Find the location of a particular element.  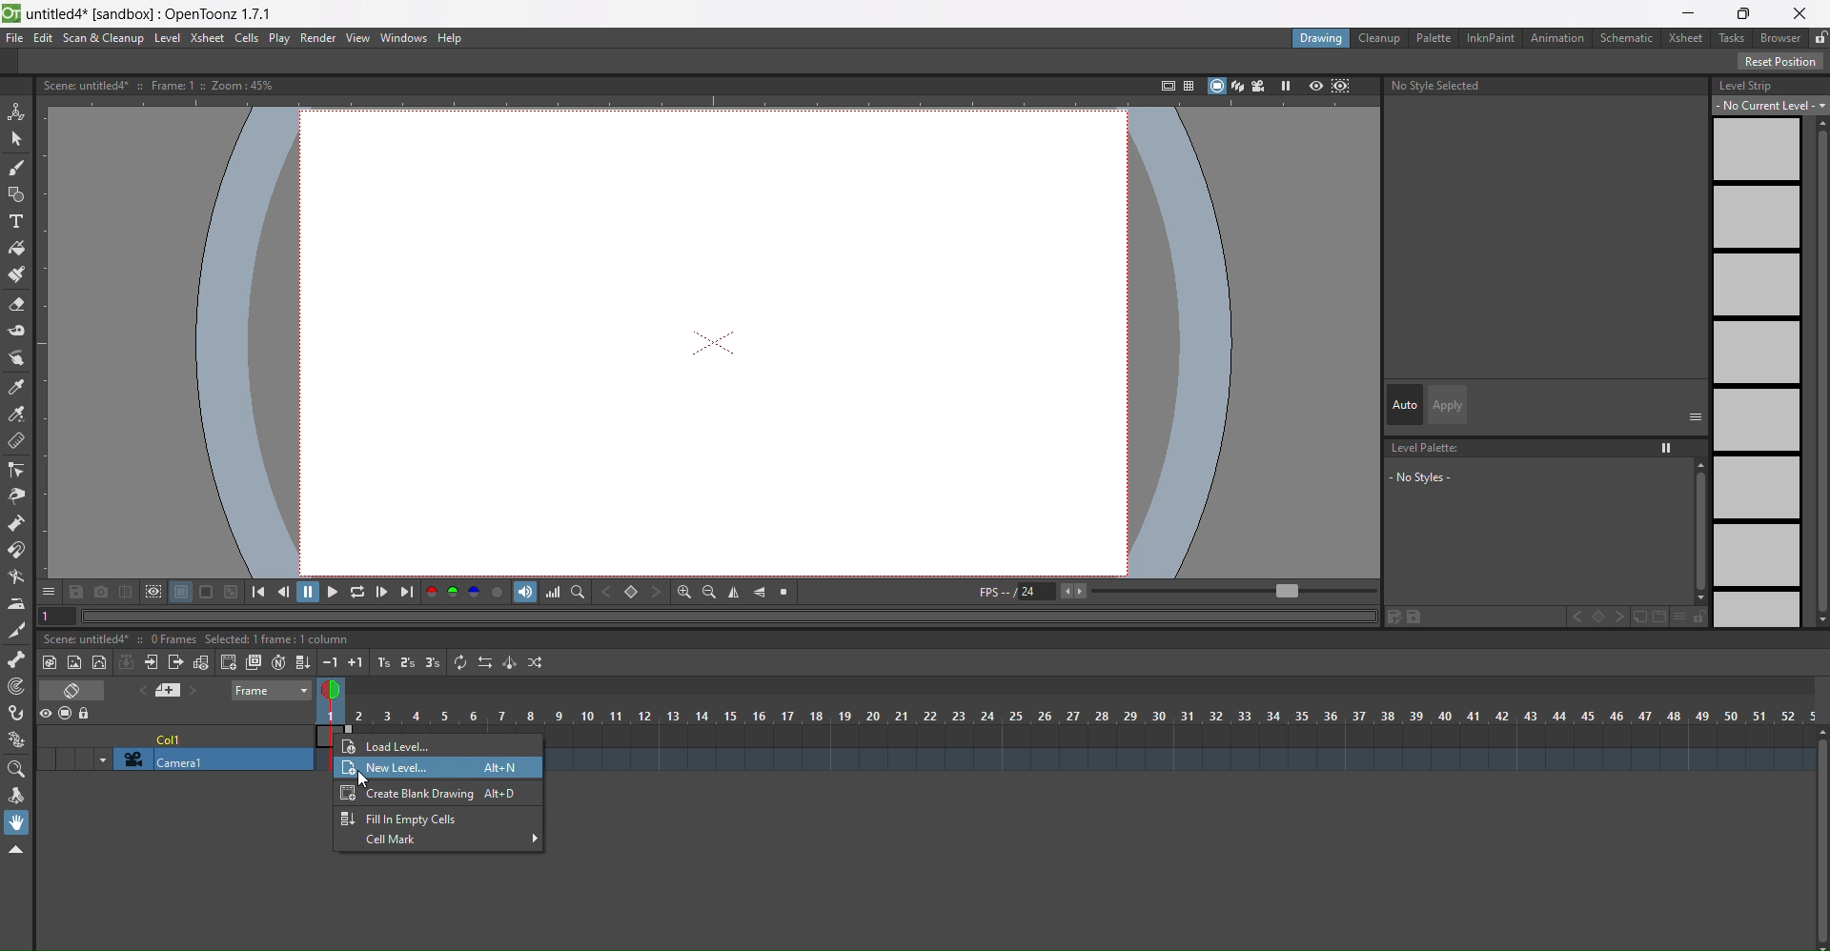

camera view is located at coordinates (1259, 86).